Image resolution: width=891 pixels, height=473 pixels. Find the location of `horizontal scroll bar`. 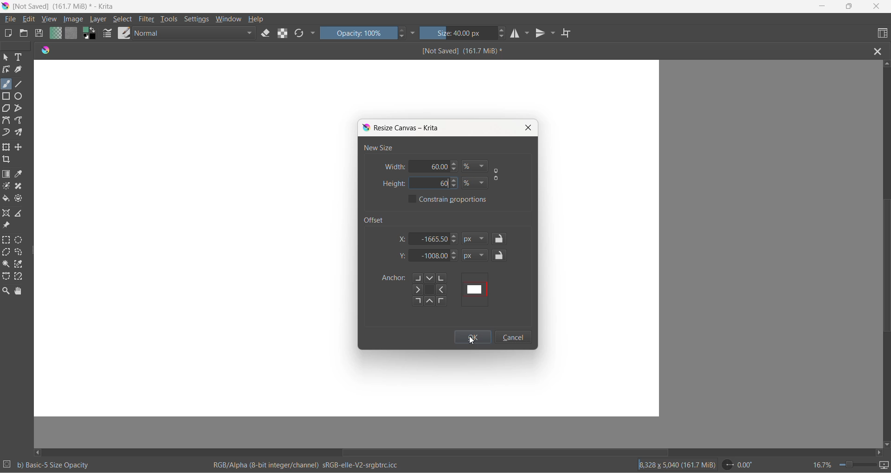

horizontal scroll bar is located at coordinates (505, 452).